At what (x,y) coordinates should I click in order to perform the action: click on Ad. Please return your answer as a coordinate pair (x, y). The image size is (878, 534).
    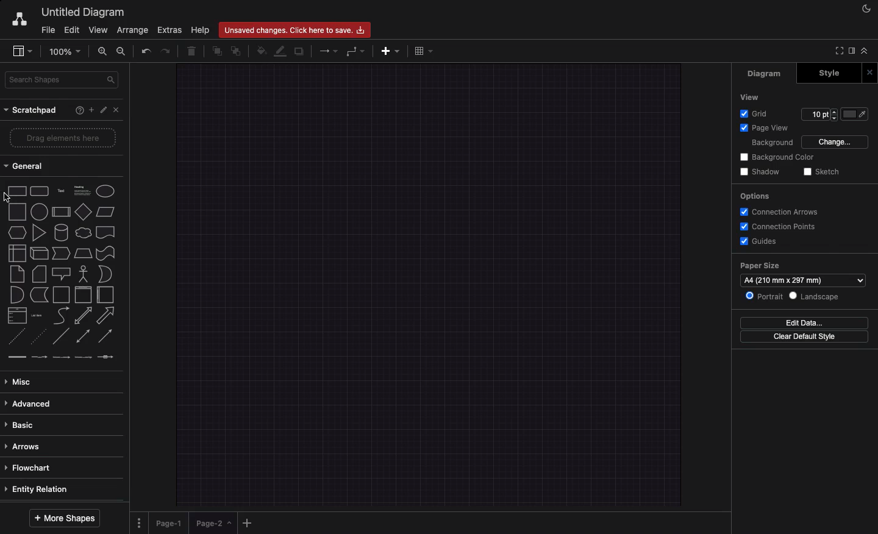
    Looking at the image, I should click on (391, 49).